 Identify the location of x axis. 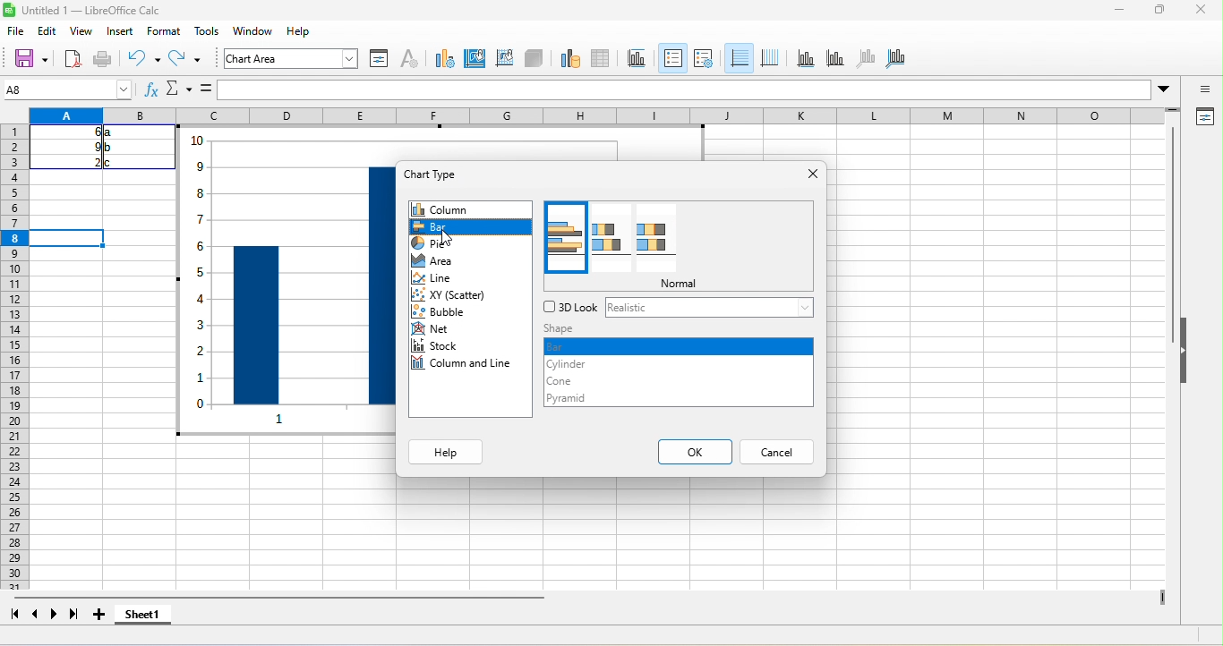
(804, 61).